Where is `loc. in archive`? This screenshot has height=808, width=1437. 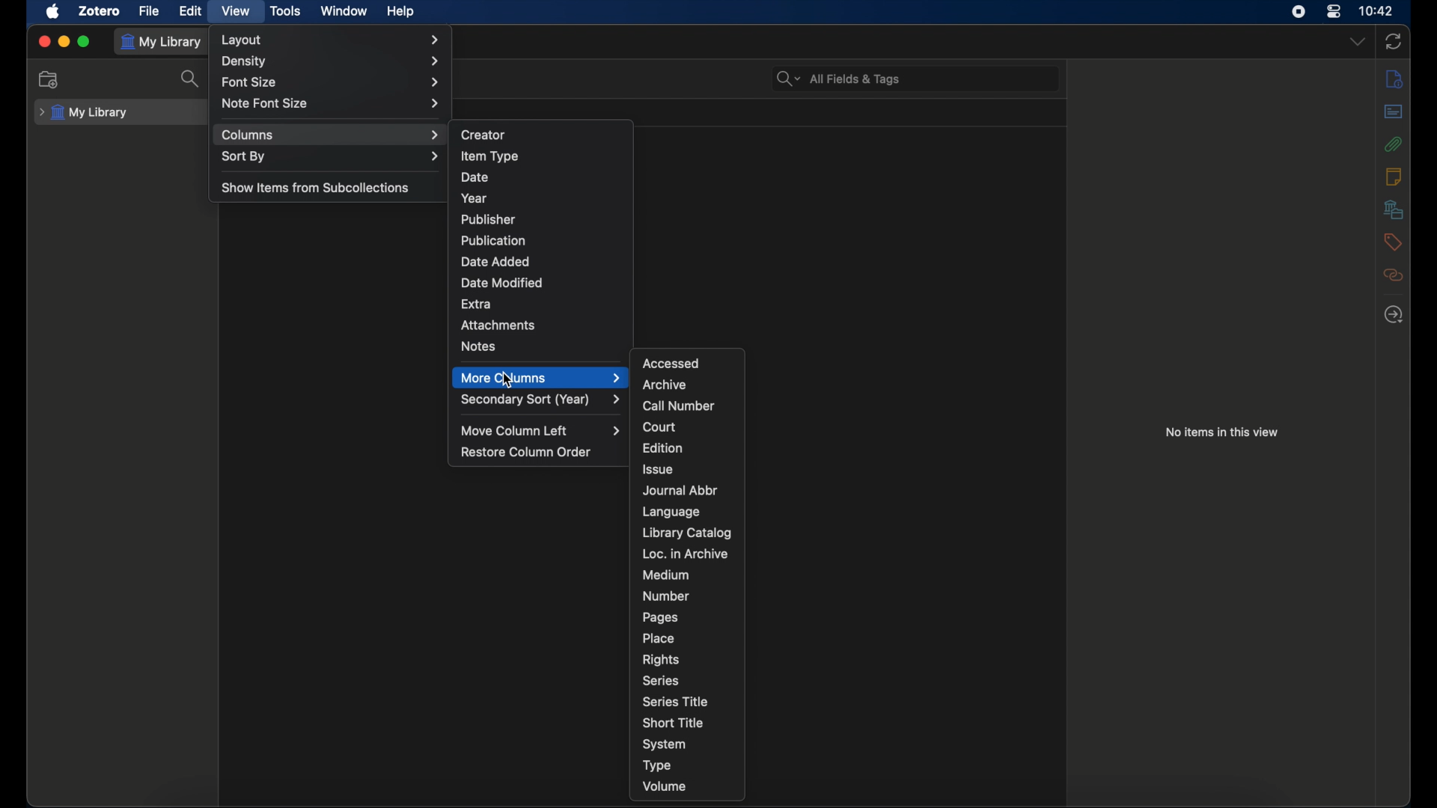
loc. in archive is located at coordinates (686, 554).